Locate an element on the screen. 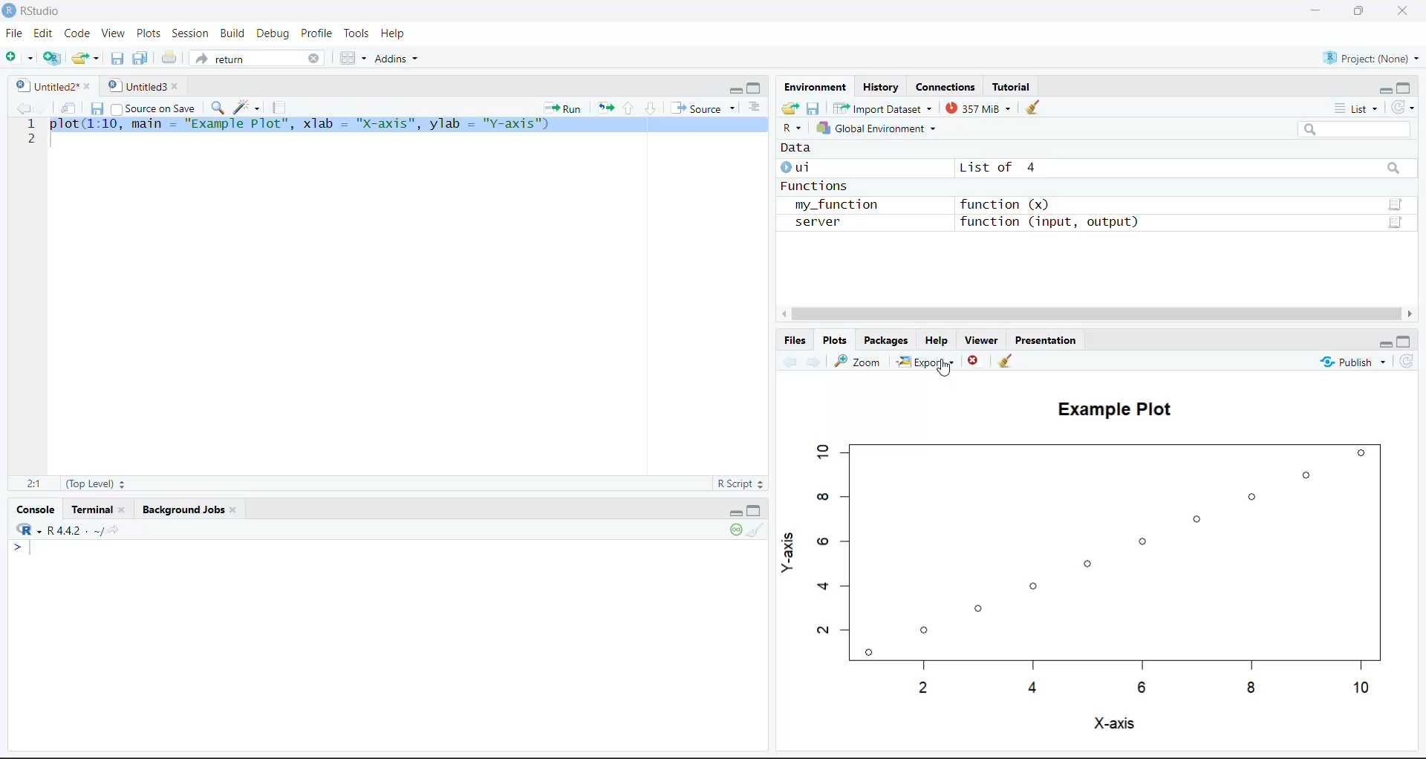 The height and width of the screenshot is (759, 1426). plot(1:10, main = "Example Plot", xlab = "X-axis", ylab = "y-axis") is located at coordinates (407, 125).